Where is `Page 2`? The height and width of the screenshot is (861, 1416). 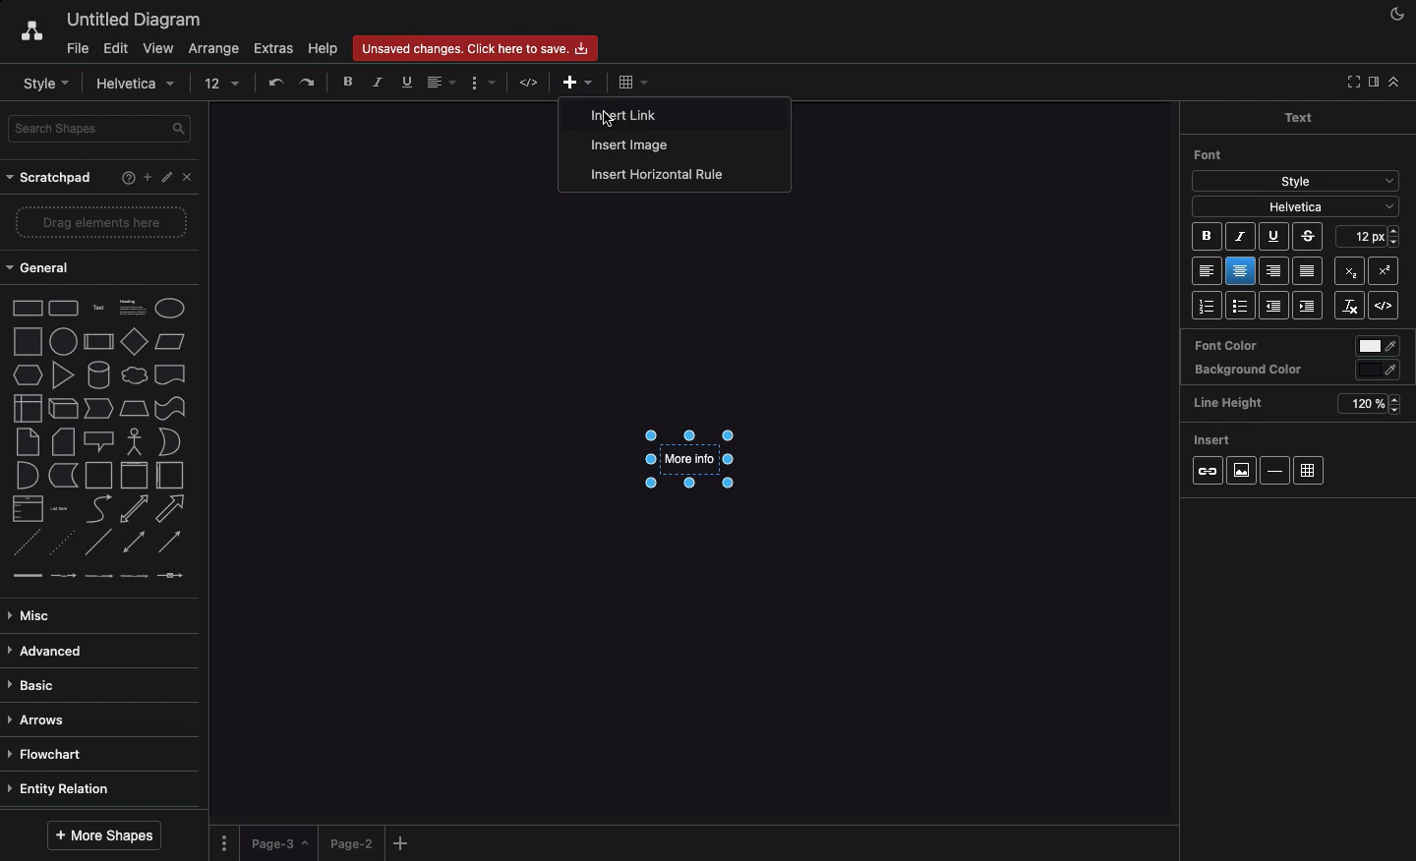
Page 2 is located at coordinates (349, 842).